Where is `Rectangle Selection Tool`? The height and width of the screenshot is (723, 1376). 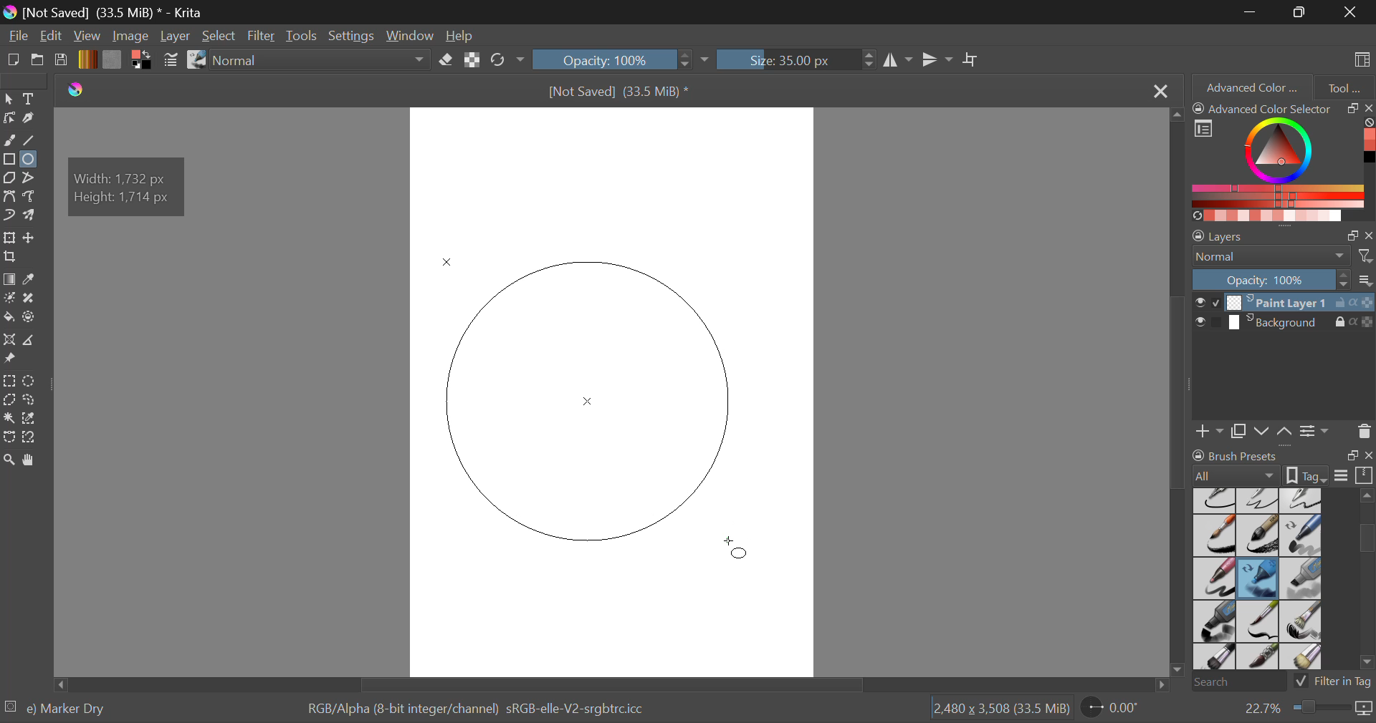
Rectangle Selection Tool is located at coordinates (9, 380).